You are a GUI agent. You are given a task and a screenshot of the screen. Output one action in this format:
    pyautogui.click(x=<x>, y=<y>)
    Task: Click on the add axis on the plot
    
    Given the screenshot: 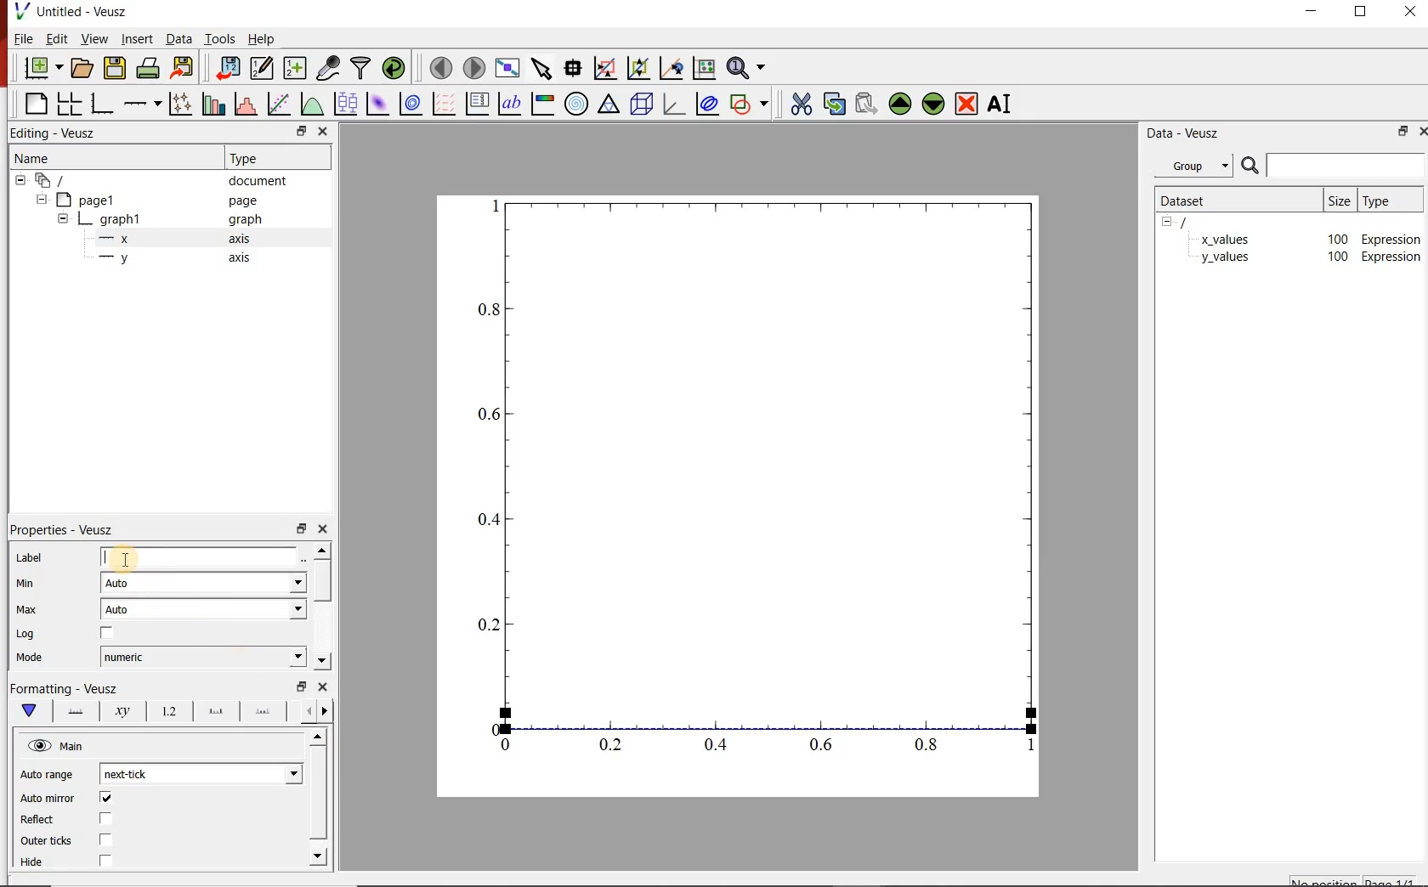 What is the action you would take?
    pyautogui.click(x=143, y=104)
    